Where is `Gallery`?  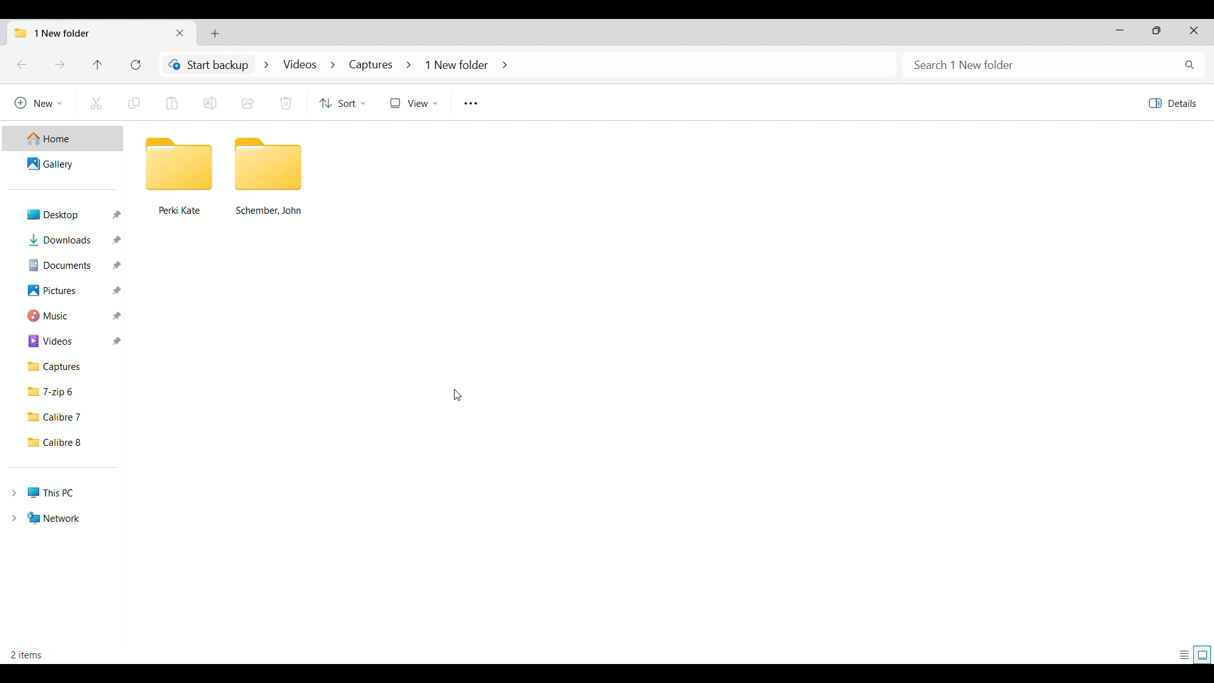 Gallery is located at coordinates (63, 163).